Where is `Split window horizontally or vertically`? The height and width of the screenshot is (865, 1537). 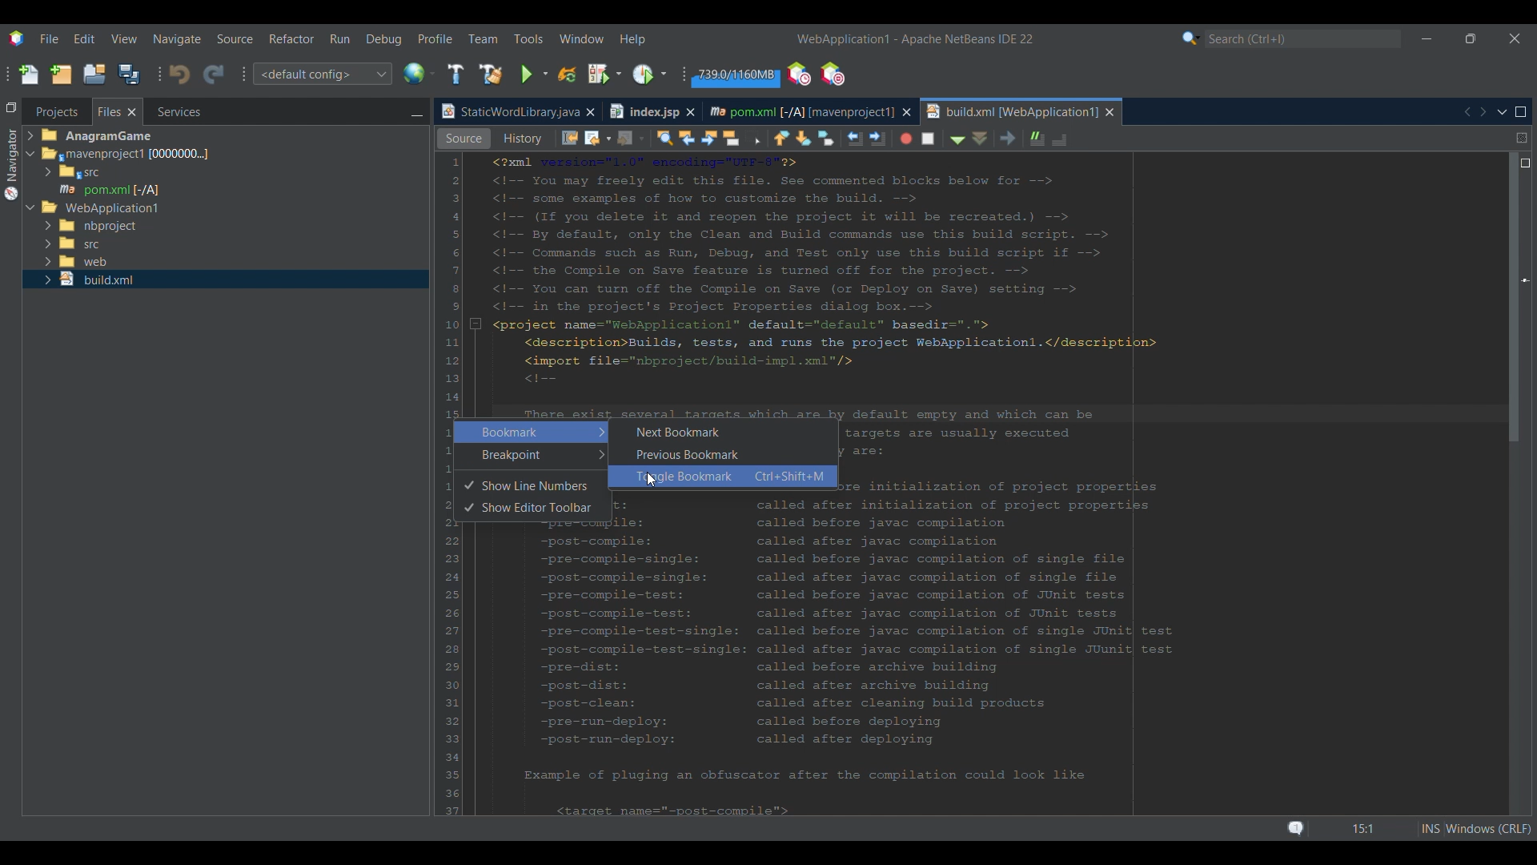 Split window horizontally or vertically is located at coordinates (1522, 138).